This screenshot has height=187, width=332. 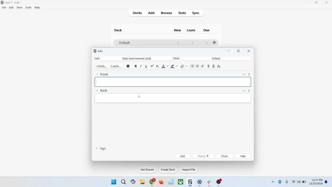 What do you see at coordinates (189, 170) in the screenshot?
I see `import file` at bounding box center [189, 170].